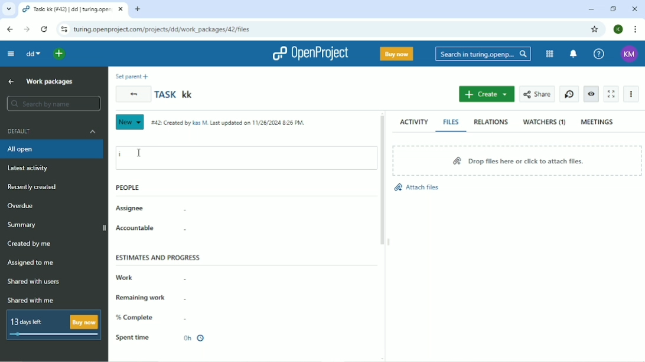  I want to click on Search by name, so click(53, 103).